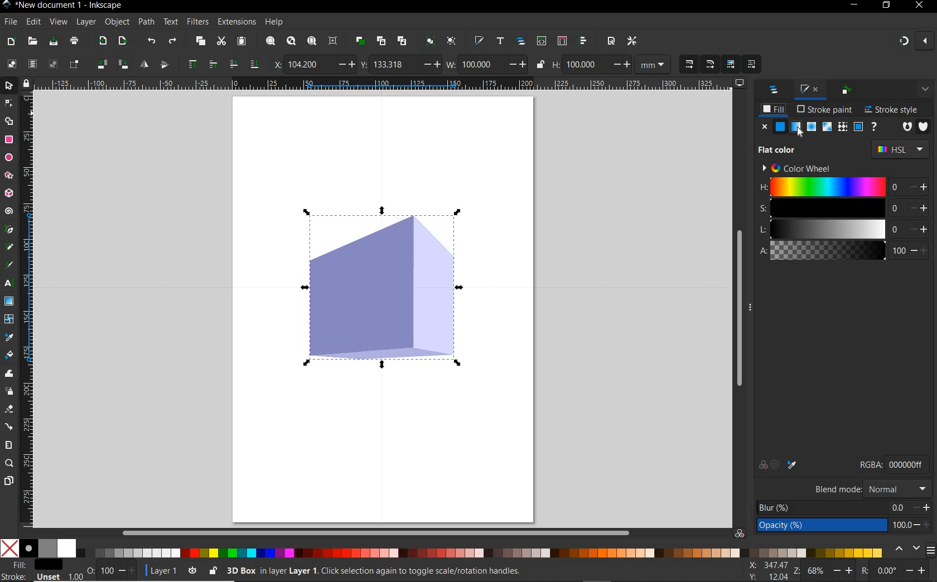 The height and width of the screenshot is (582, 937). Describe the element at coordinates (254, 65) in the screenshot. I see `LOWER SELECTION` at that location.